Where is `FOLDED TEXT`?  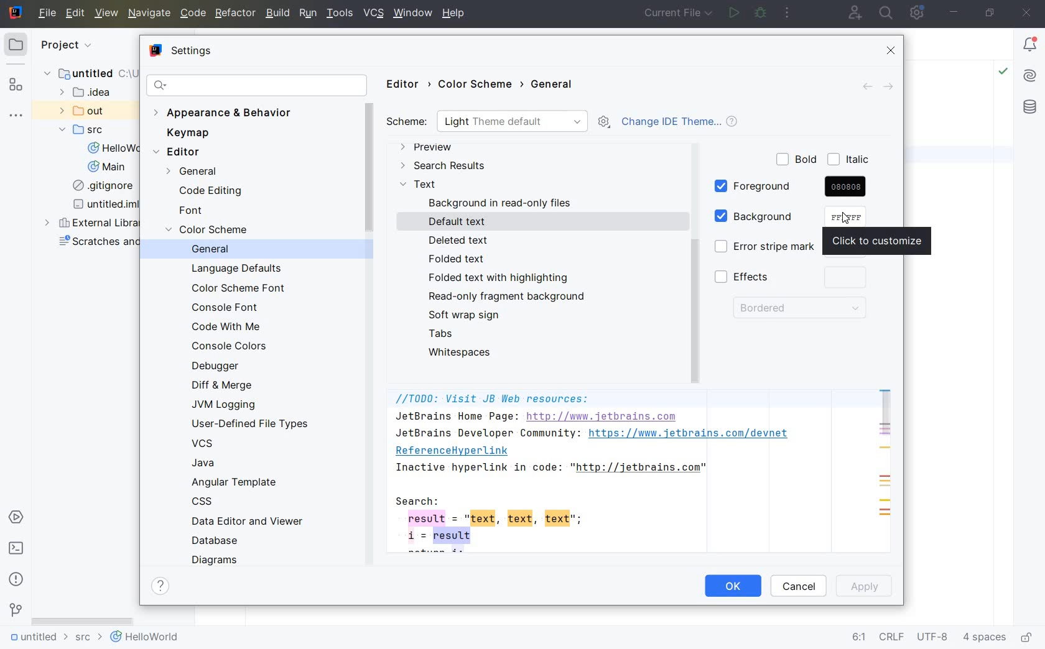 FOLDED TEXT is located at coordinates (460, 260).